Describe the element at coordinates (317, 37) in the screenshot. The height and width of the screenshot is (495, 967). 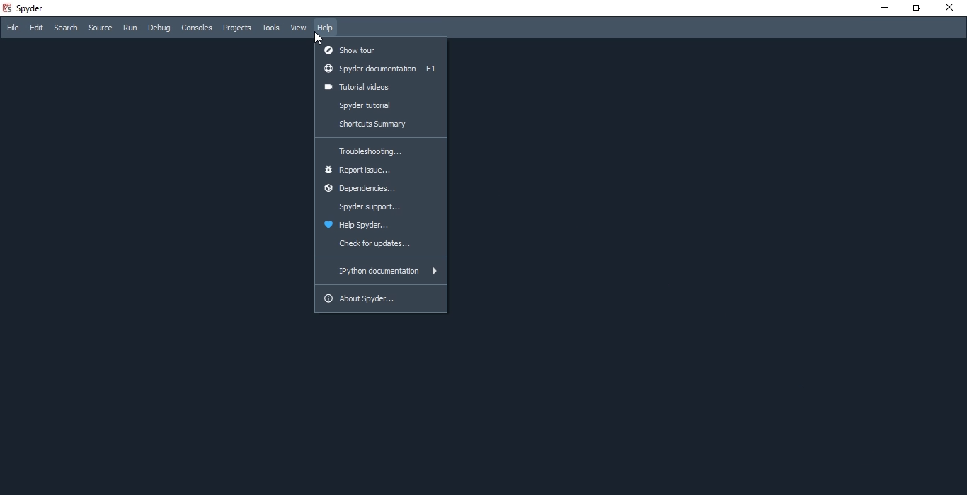
I see `cursor` at that location.